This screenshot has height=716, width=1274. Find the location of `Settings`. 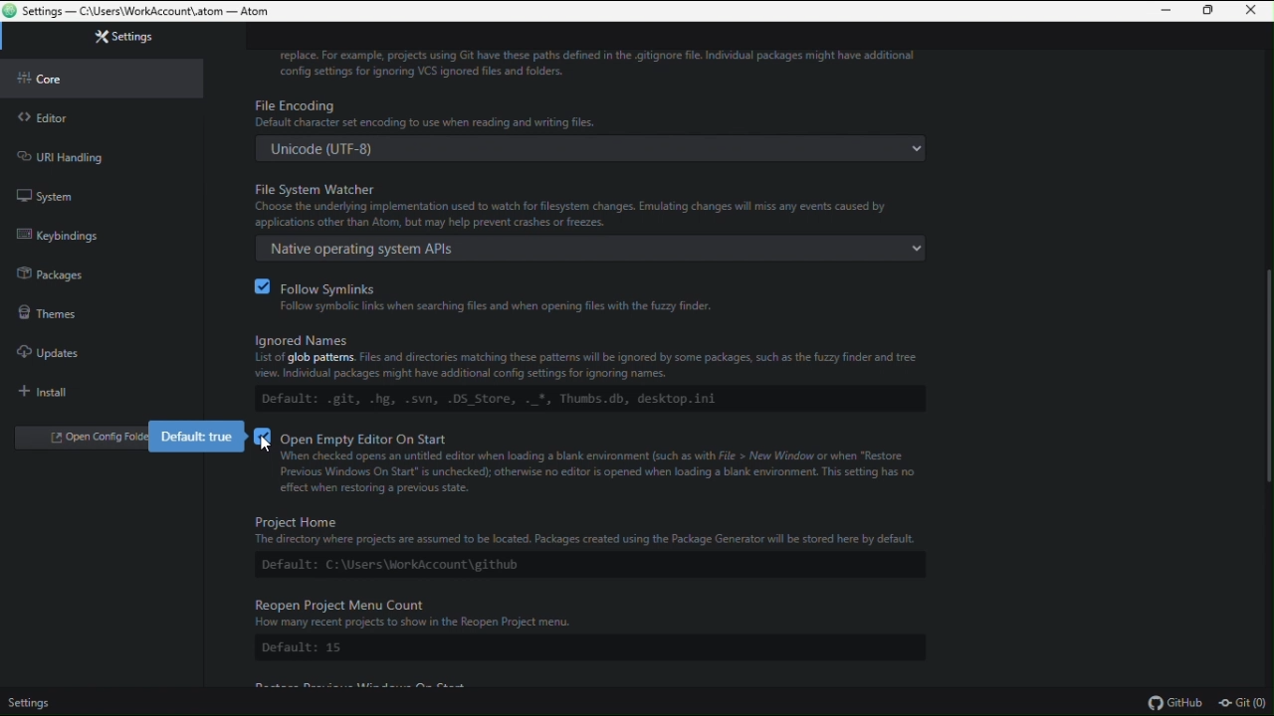

Settings is located at coordinates (33, 700).